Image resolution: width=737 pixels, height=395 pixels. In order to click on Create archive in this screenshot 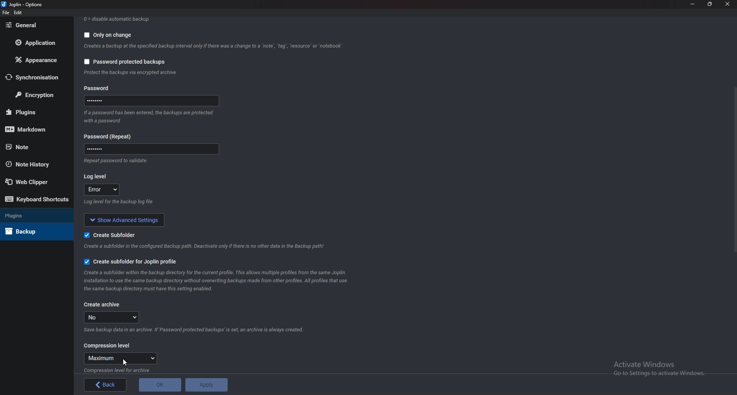, I will do `click(104, 304)`.